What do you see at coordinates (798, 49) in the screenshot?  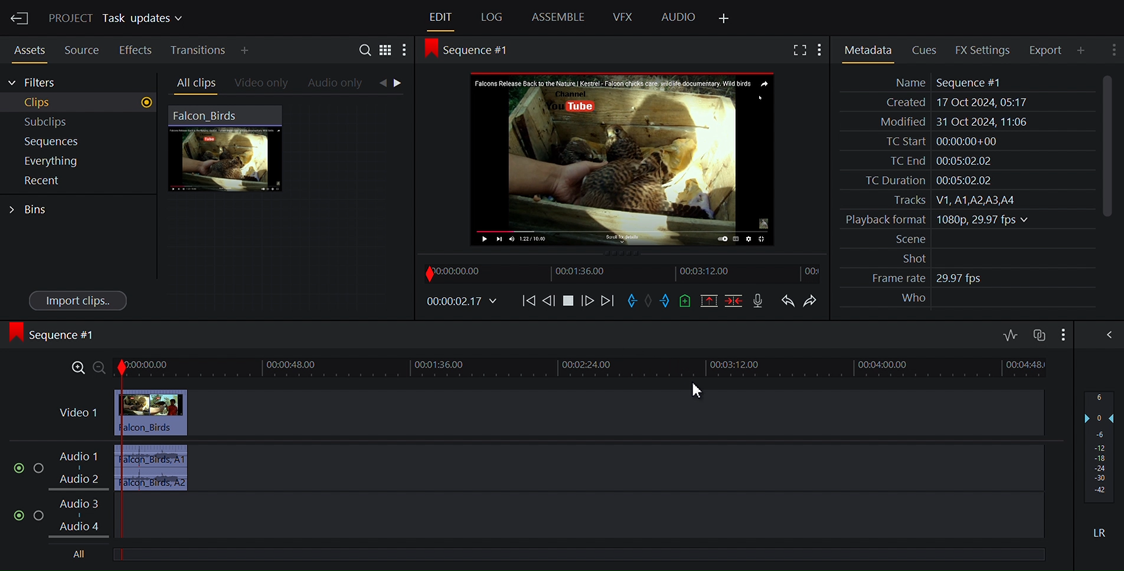 I see `Fullscreen` at bounding box center [798, 49].